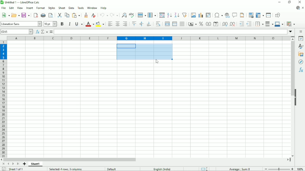  I want to click on Show draw functions, so click(278, 15).